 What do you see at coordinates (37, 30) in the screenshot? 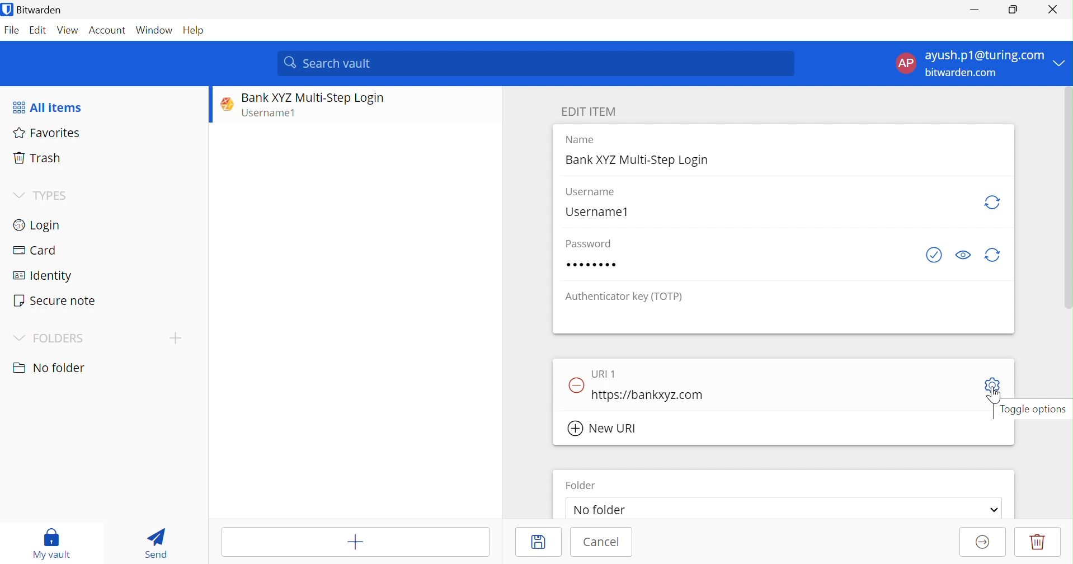
I see `Edit` at bounding box center [37, 30].